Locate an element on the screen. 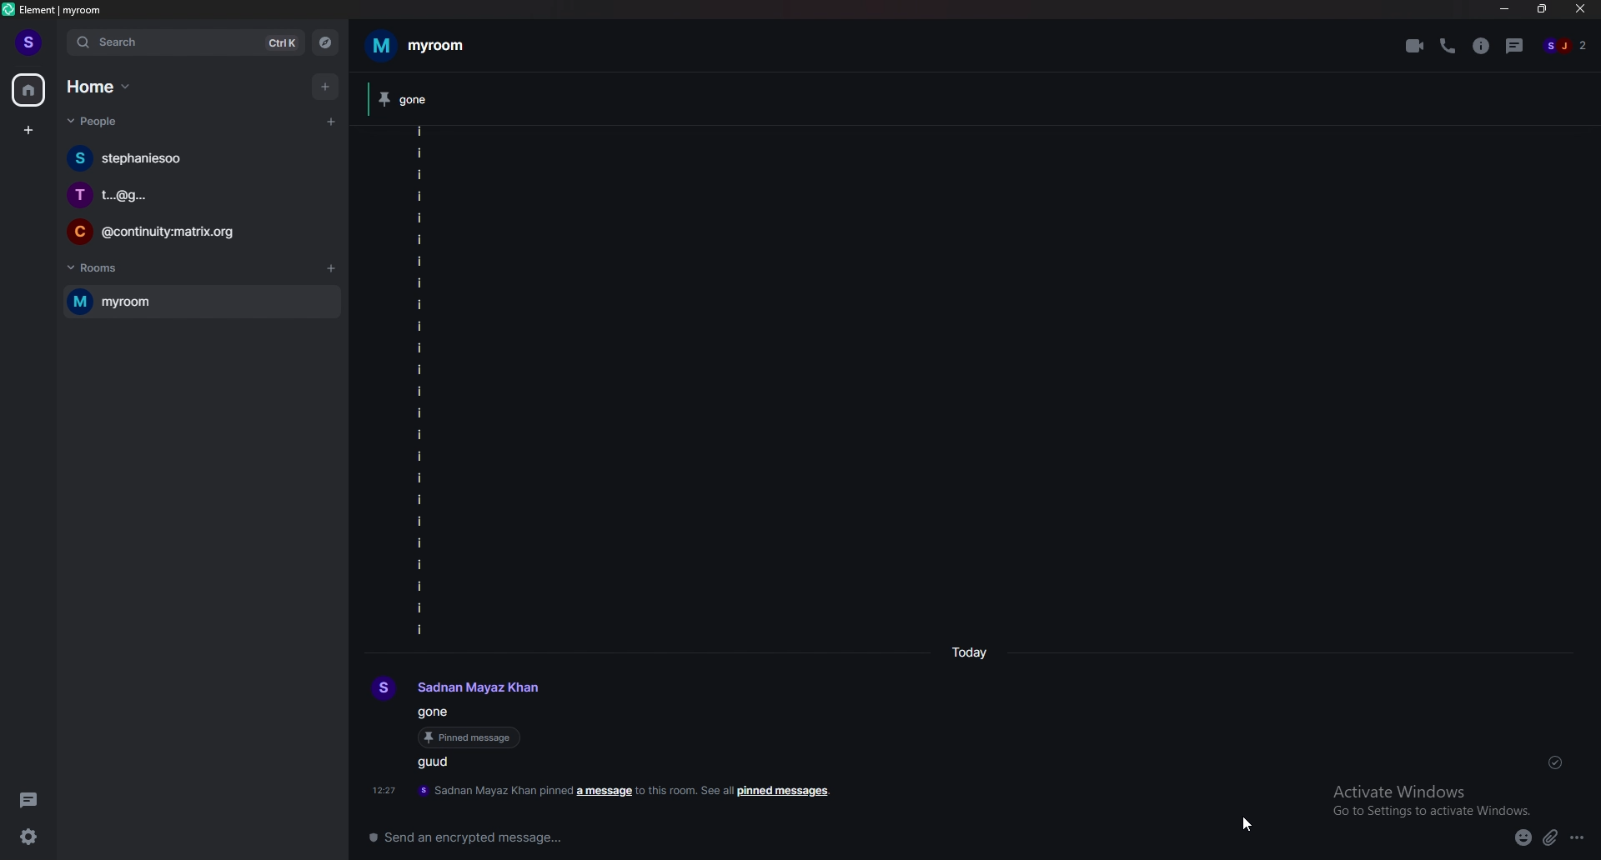 The width and height of the screenshot is (1601, 860). pinned message is located at coordinates (439, 710).